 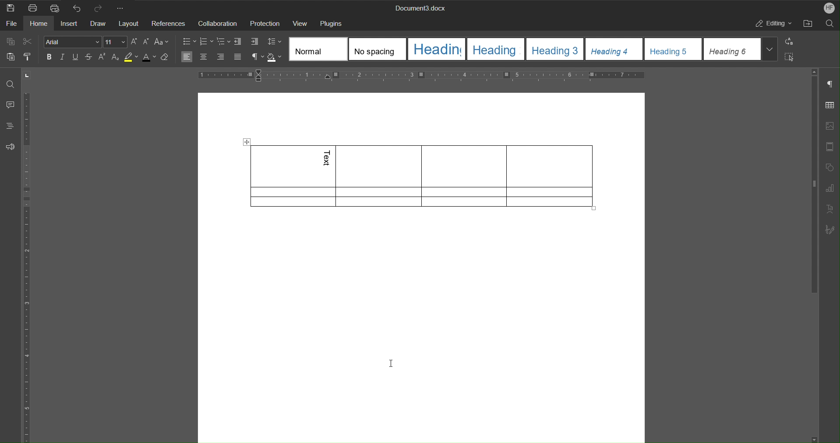 I want to click on Home, so click(x=39, y=24).